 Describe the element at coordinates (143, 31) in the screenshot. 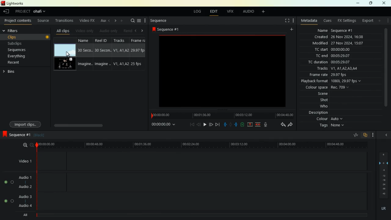

I see `right` at that location.